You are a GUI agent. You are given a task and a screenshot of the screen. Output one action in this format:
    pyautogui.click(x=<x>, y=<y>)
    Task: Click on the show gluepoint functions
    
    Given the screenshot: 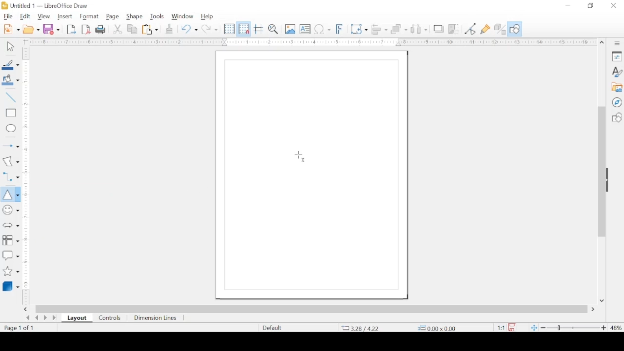 What is the action you would take?
    pyautogui.click(x=485, y=29)
    